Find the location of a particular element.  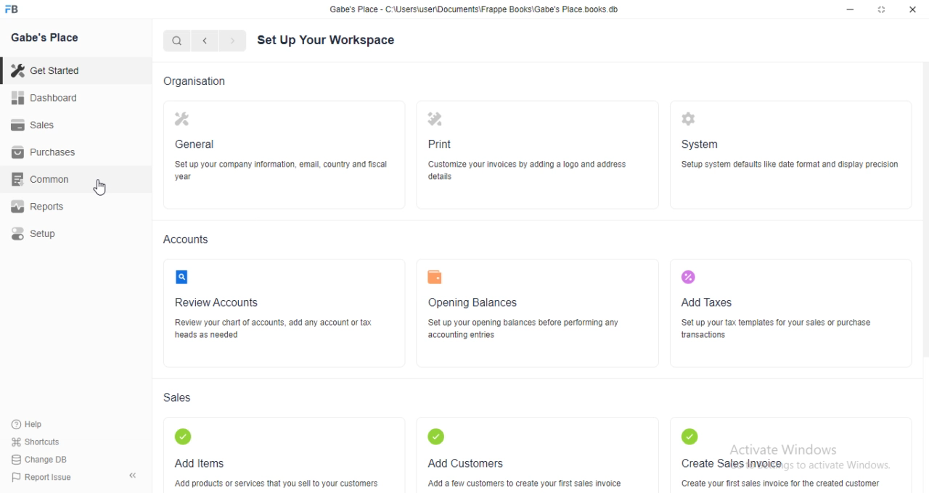

‘Common is located at coordinates (43, 178).